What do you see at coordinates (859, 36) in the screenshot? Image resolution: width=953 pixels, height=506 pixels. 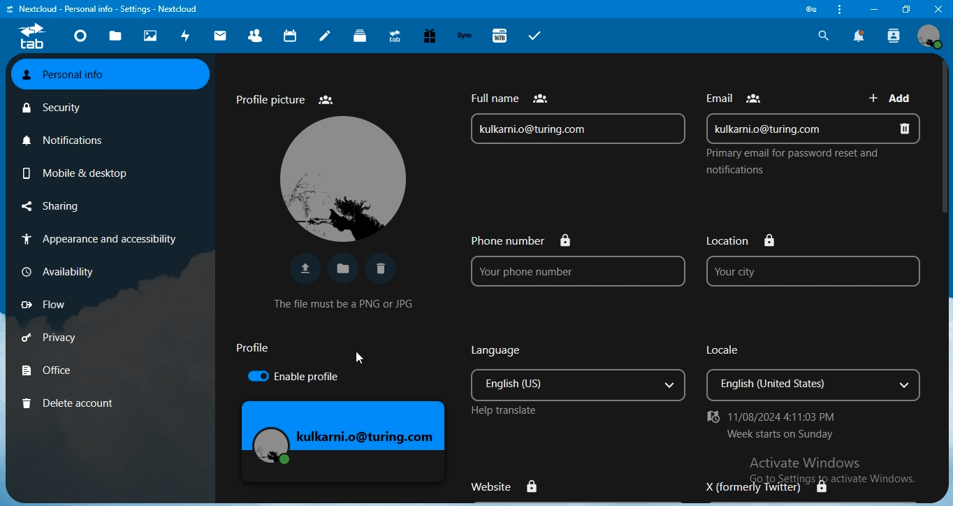 I see `notification` at bounding box center [859, 36].